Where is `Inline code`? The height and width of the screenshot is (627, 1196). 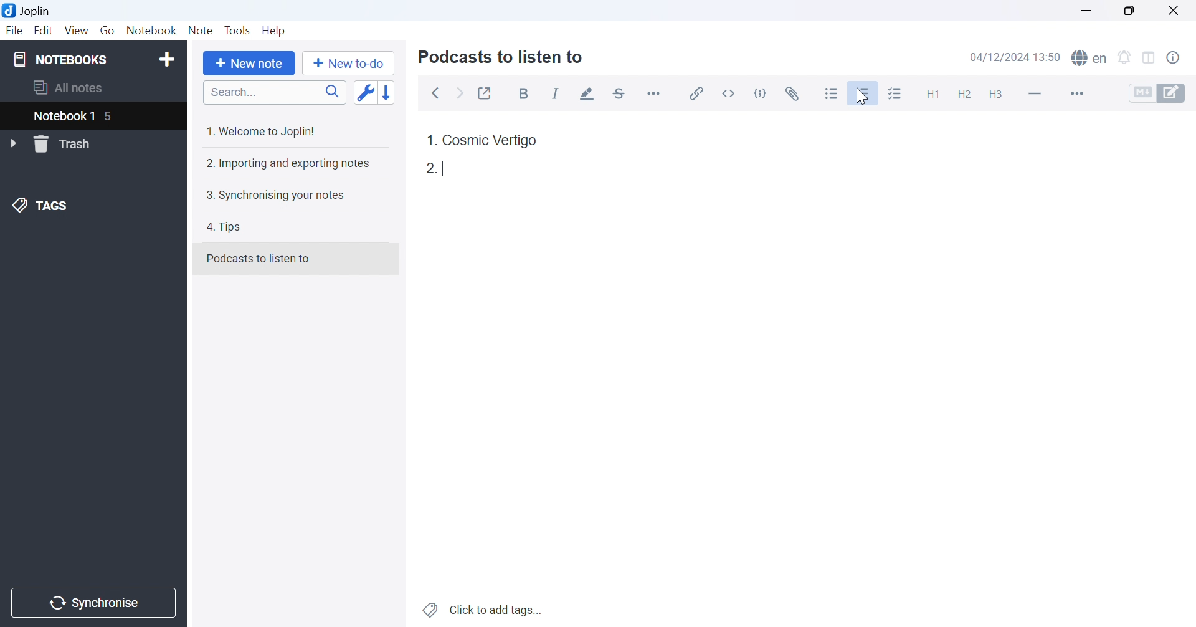
Inline code is located at coordinates (731, 92).